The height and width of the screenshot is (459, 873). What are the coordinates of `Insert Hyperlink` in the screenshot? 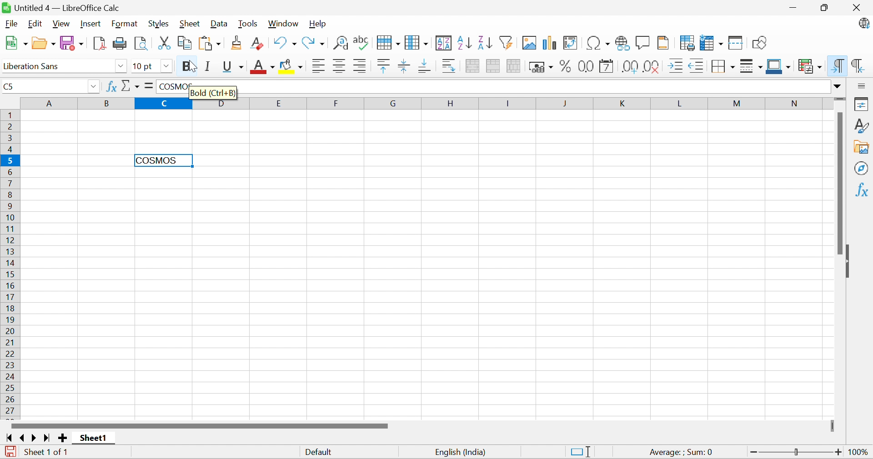 It's located at (623, 43).